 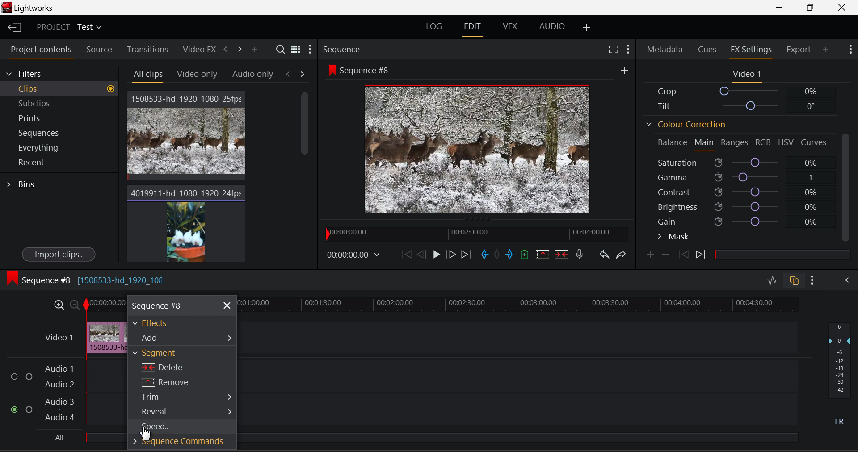 I want to click on Segment Section, so click(x=164, y=354).